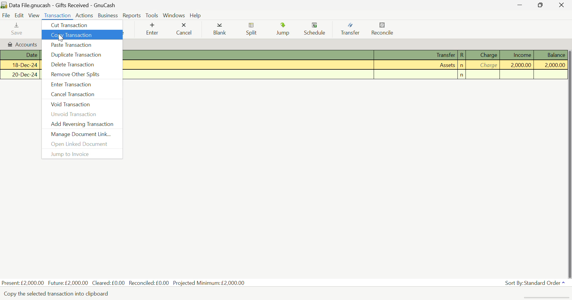 The height and width of the screenshot is (300, 572). I want to click on Restore Down, so click(521, 5).